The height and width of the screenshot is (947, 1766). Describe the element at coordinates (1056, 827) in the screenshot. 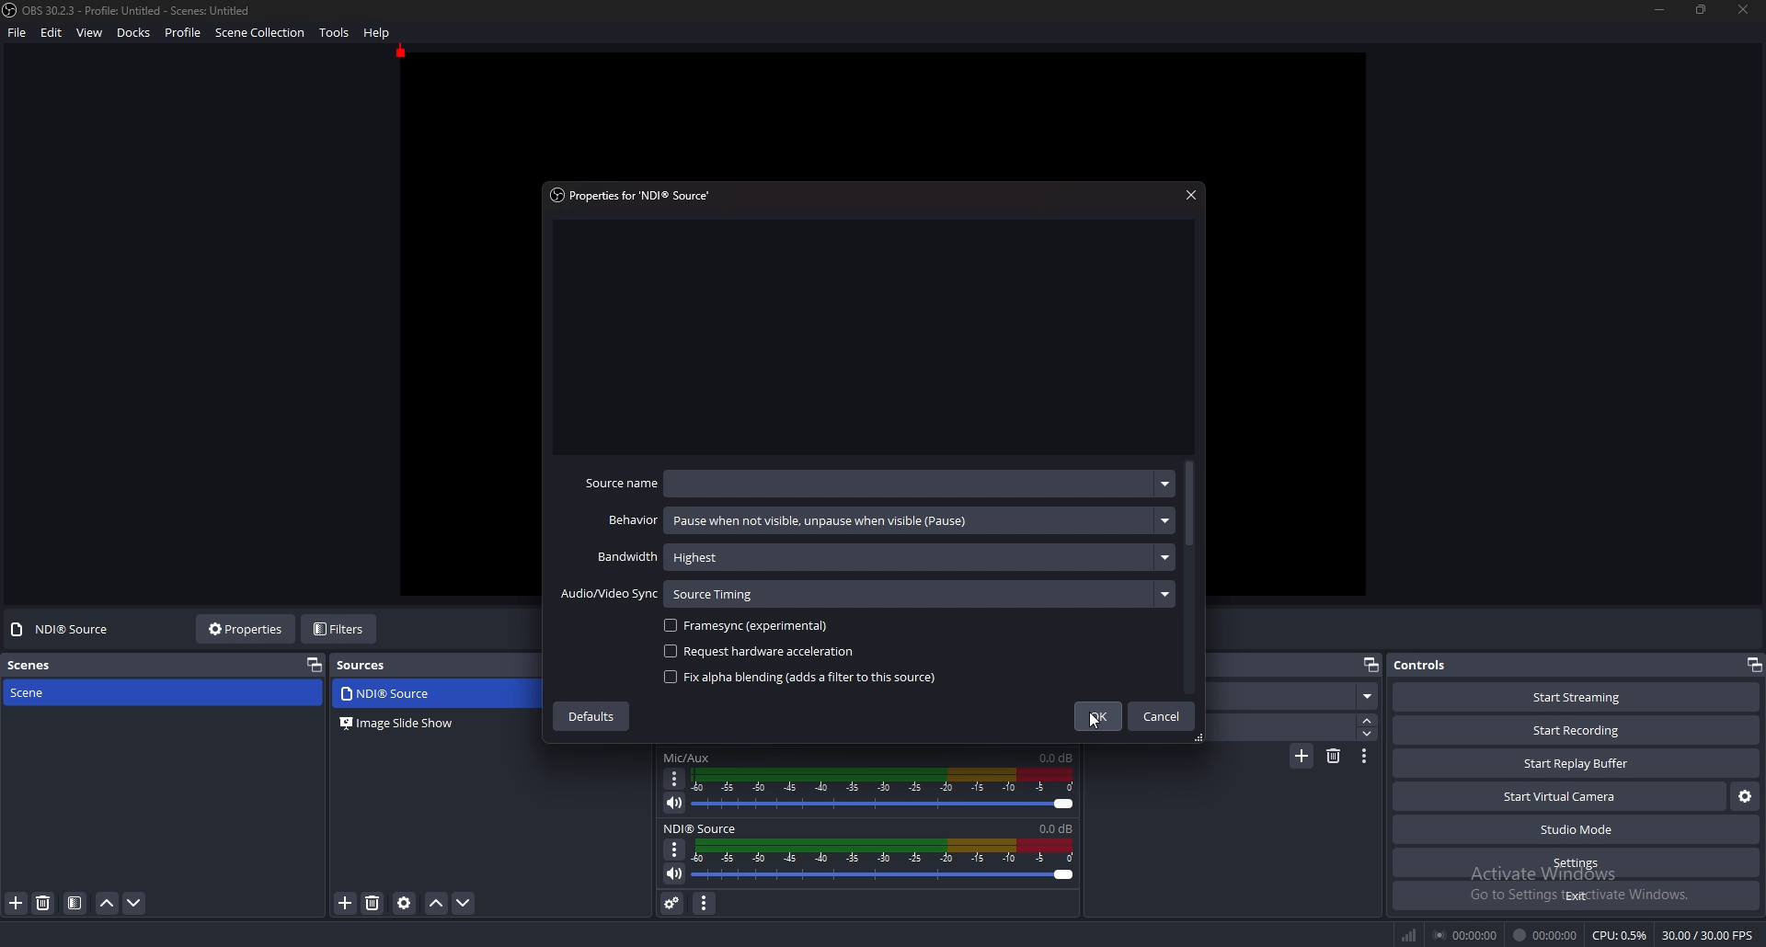

I see `0:08` at that location.